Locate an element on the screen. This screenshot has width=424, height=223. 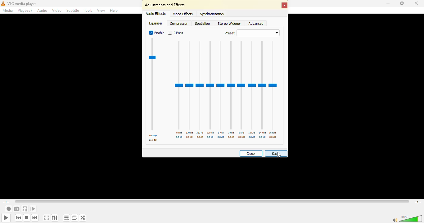
toggle playlist is located at coordinates (66, 218).